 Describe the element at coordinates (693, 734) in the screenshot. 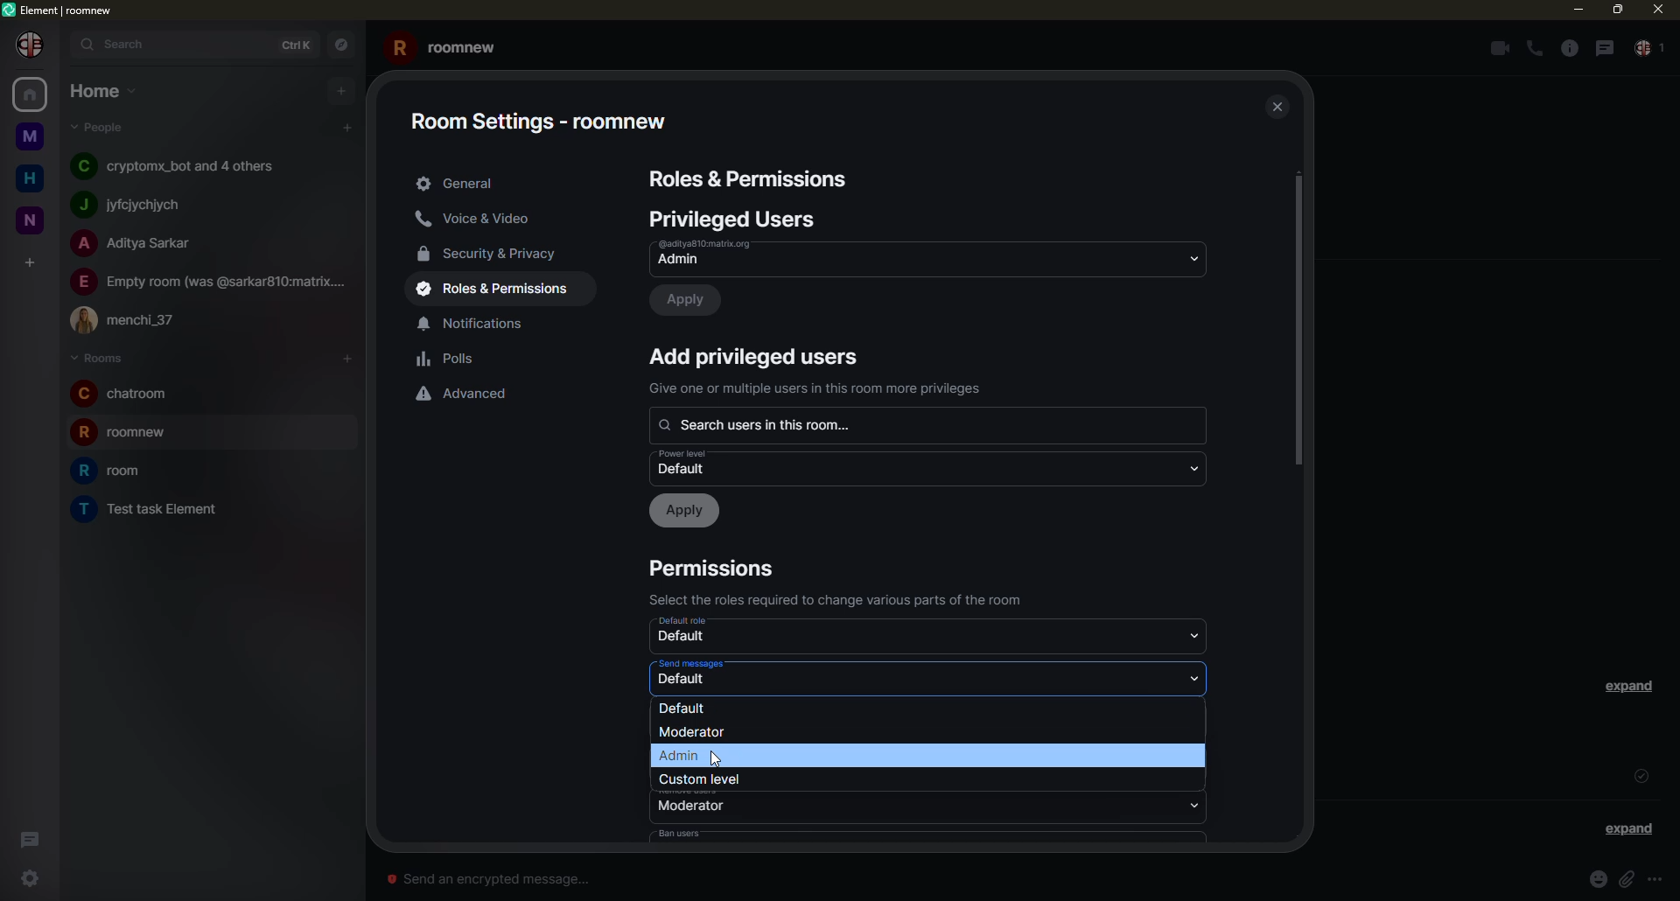

I see `moderator` at that location.